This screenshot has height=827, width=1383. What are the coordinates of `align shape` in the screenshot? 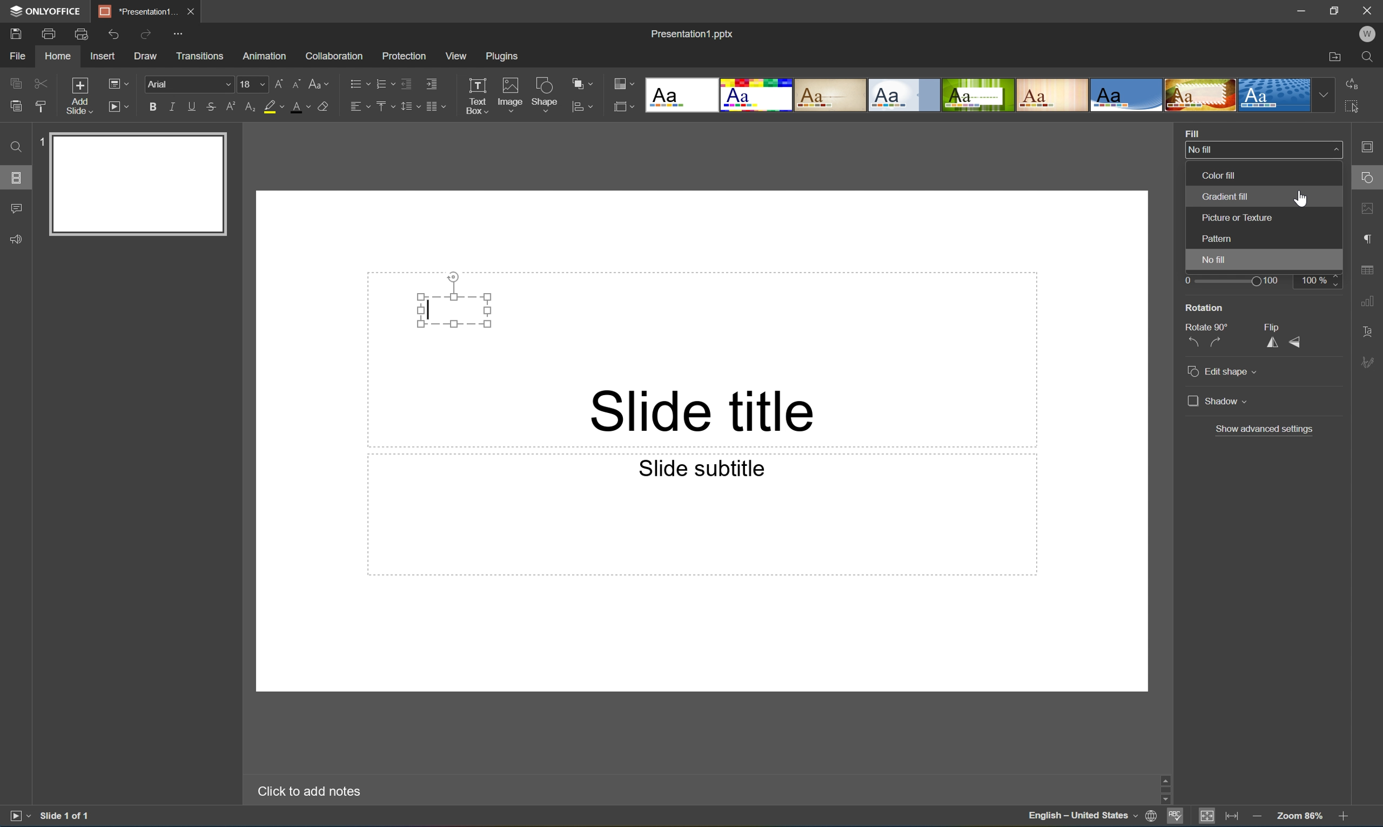 It's located at (584, 108).